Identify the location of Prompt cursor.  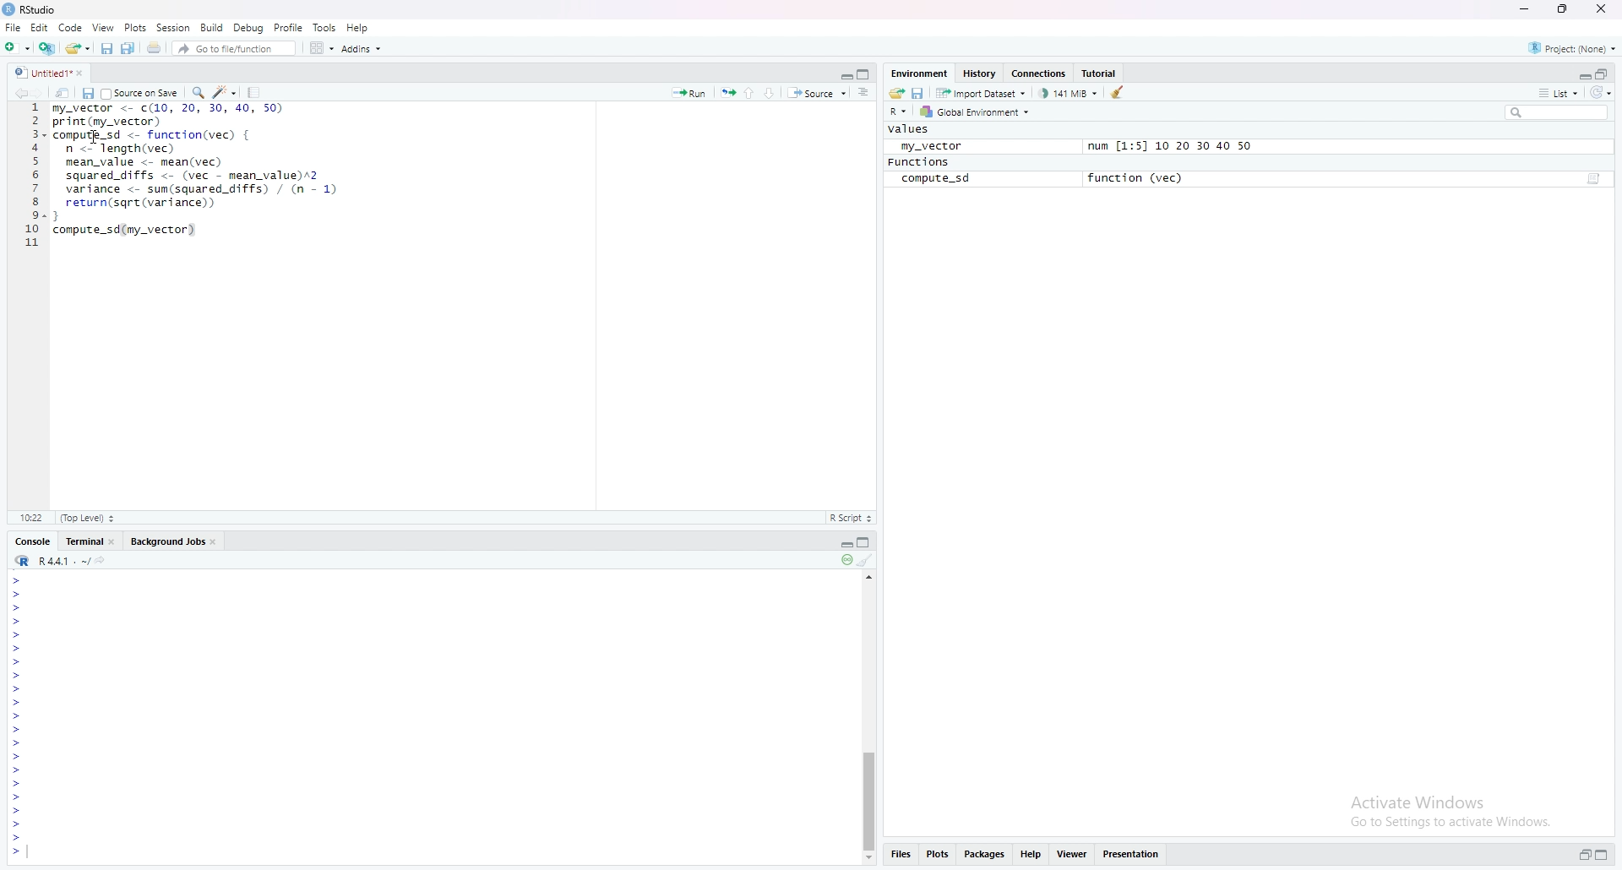
(14, 689).